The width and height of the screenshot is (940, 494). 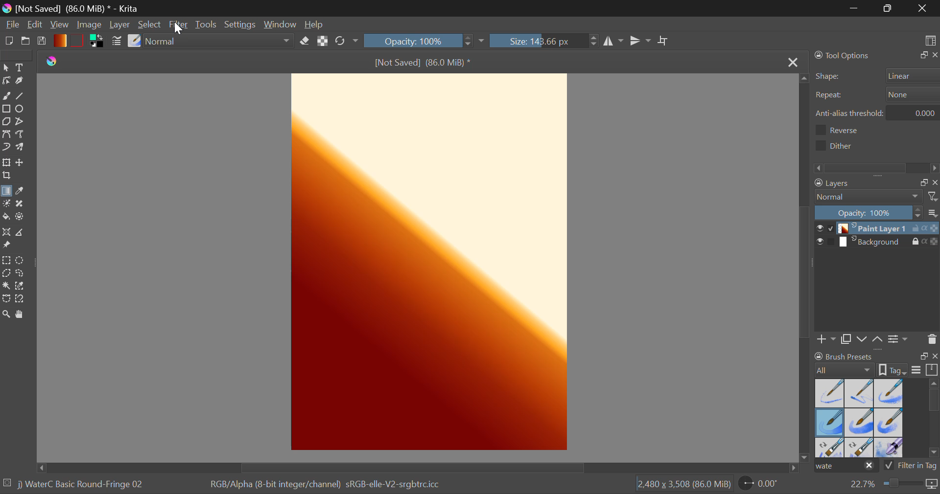 I want to click on cursor on filter, so click(x=178, y=28).